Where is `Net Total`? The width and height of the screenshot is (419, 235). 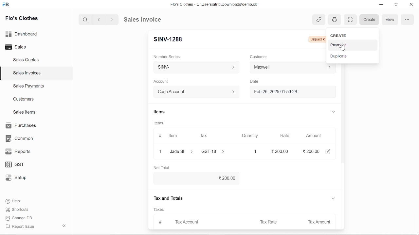
Net Total is located at coordinates (163, 167).